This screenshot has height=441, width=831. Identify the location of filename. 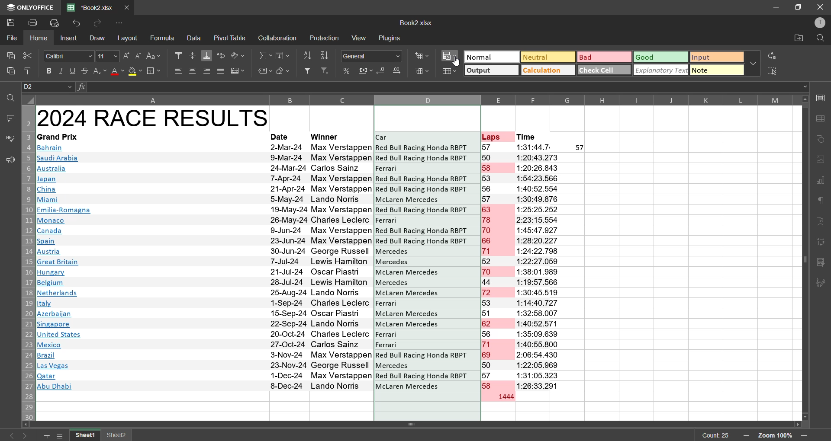
(93, 6).